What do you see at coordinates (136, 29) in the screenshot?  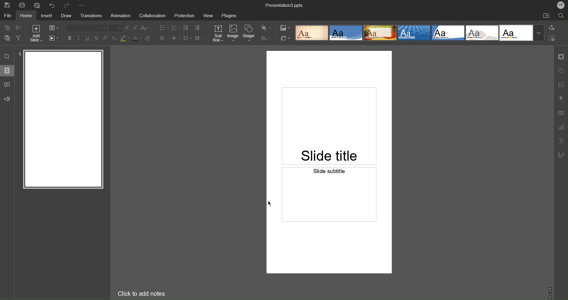 I see `Decrease size` at bounding box center [136, 29].